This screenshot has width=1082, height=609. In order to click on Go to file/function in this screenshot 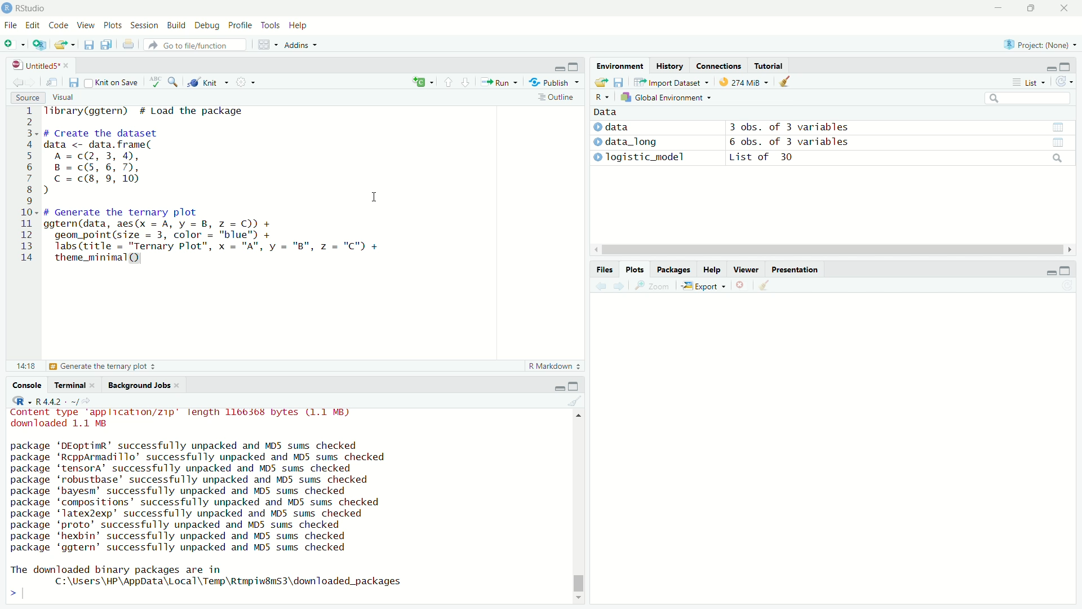, I will do `click(190, 45)`.